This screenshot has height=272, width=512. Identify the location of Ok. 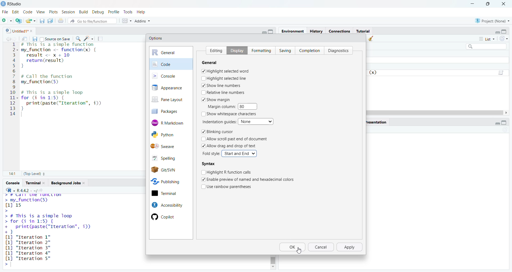
(293, 248).